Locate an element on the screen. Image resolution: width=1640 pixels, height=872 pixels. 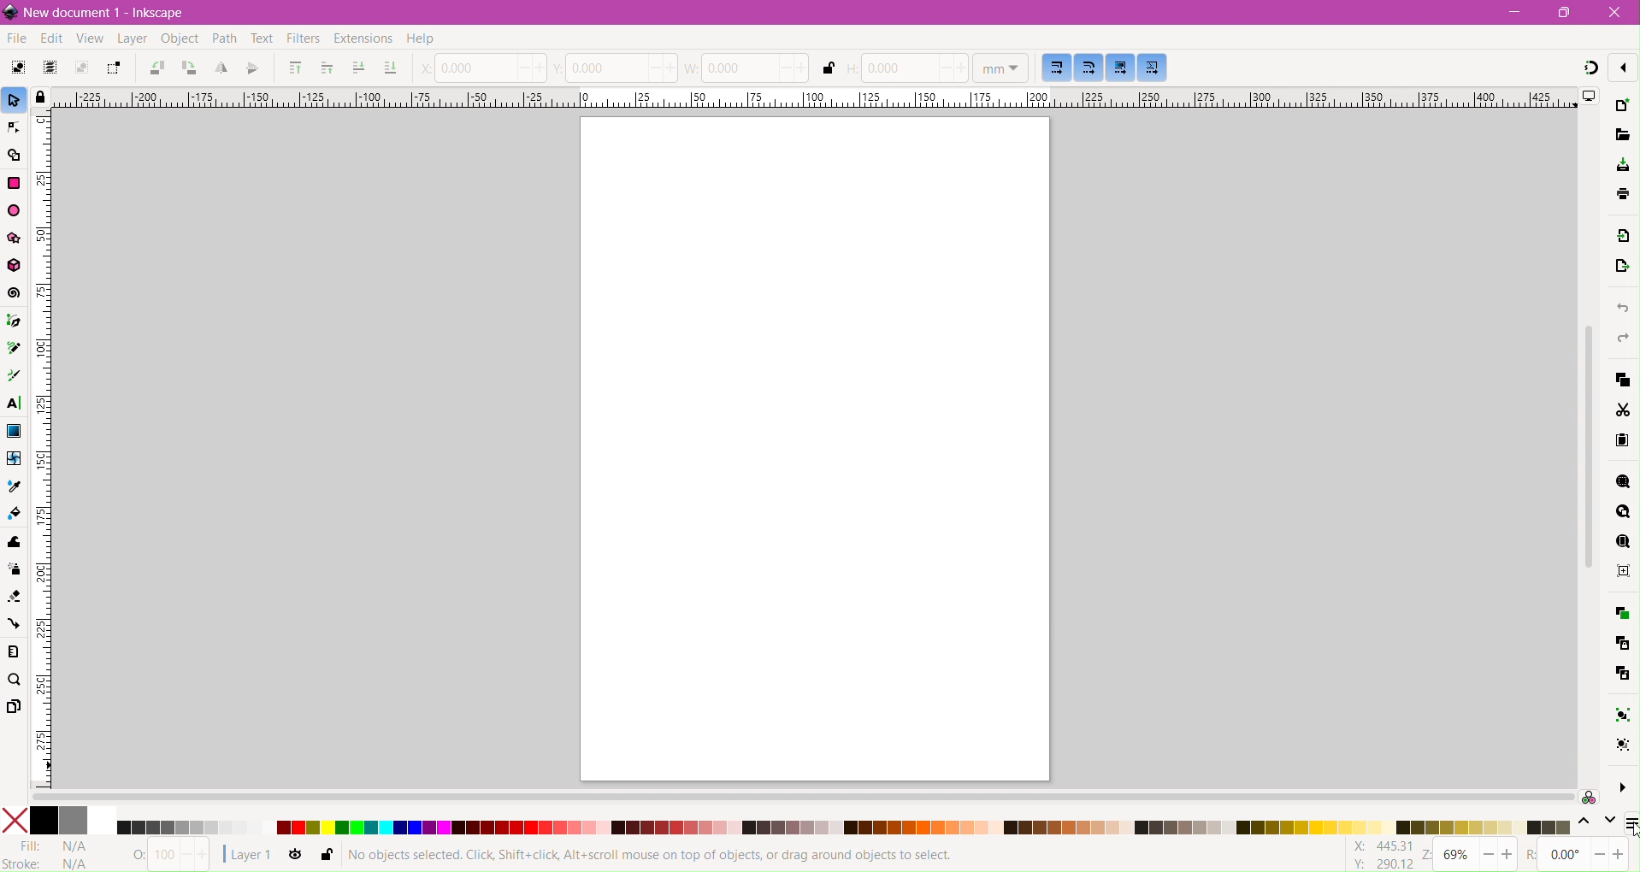
Rectangle Tool is located at coordinates (15, 185).